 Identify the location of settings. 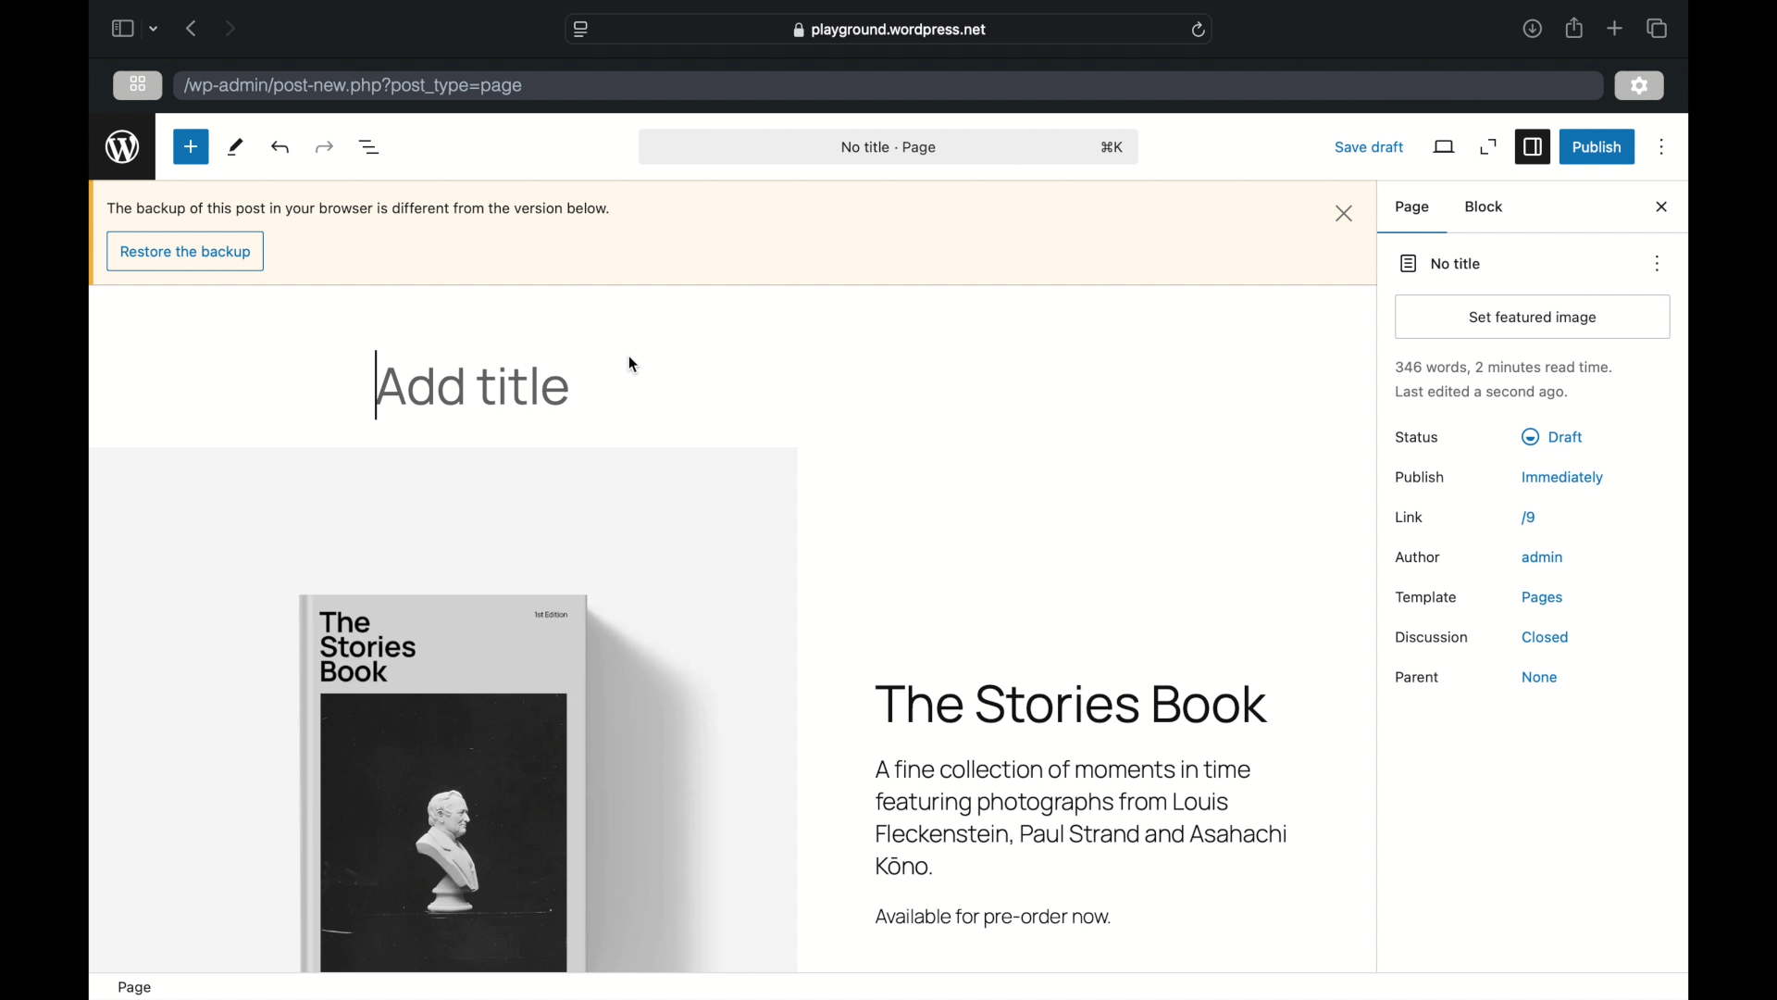
(1640, 86).